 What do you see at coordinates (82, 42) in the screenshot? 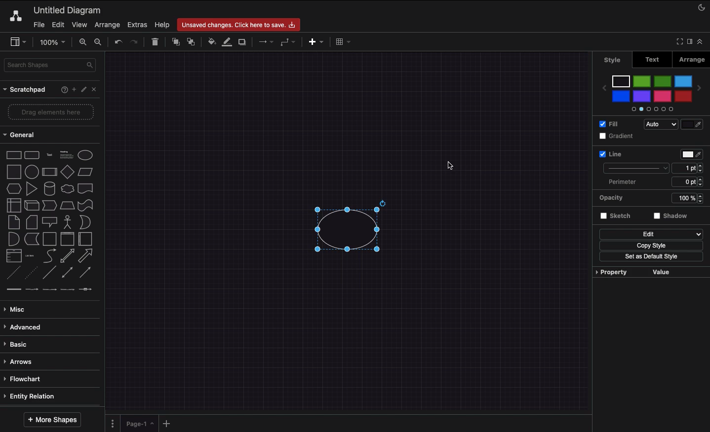
I see `Zoom in` at bounding box center [82, 42].